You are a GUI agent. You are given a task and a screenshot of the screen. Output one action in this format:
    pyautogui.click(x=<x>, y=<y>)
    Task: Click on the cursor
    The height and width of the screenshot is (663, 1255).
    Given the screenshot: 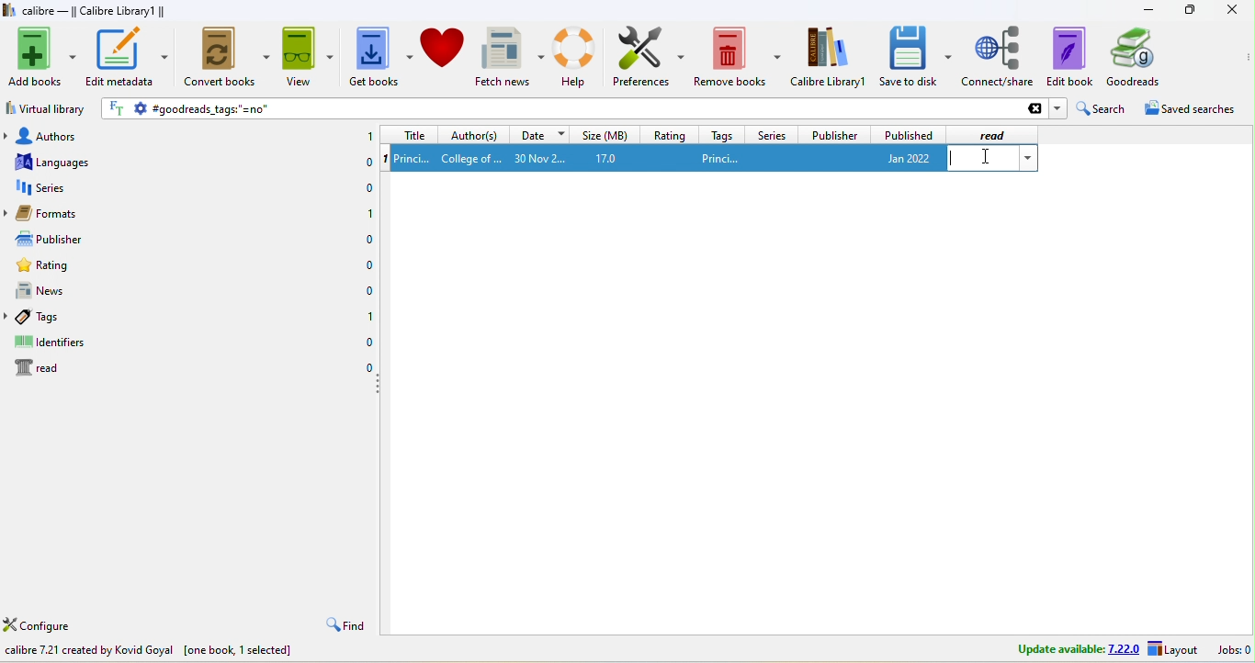 What is the action you would take?
    pyautogui.click(x=986, y=156)
    